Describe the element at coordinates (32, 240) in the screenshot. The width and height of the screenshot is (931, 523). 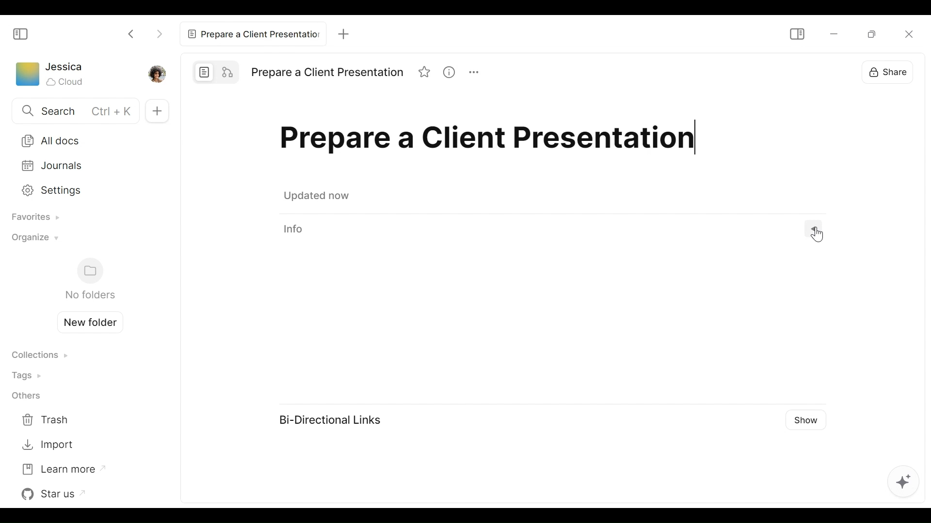
I see `Organize` at that location.